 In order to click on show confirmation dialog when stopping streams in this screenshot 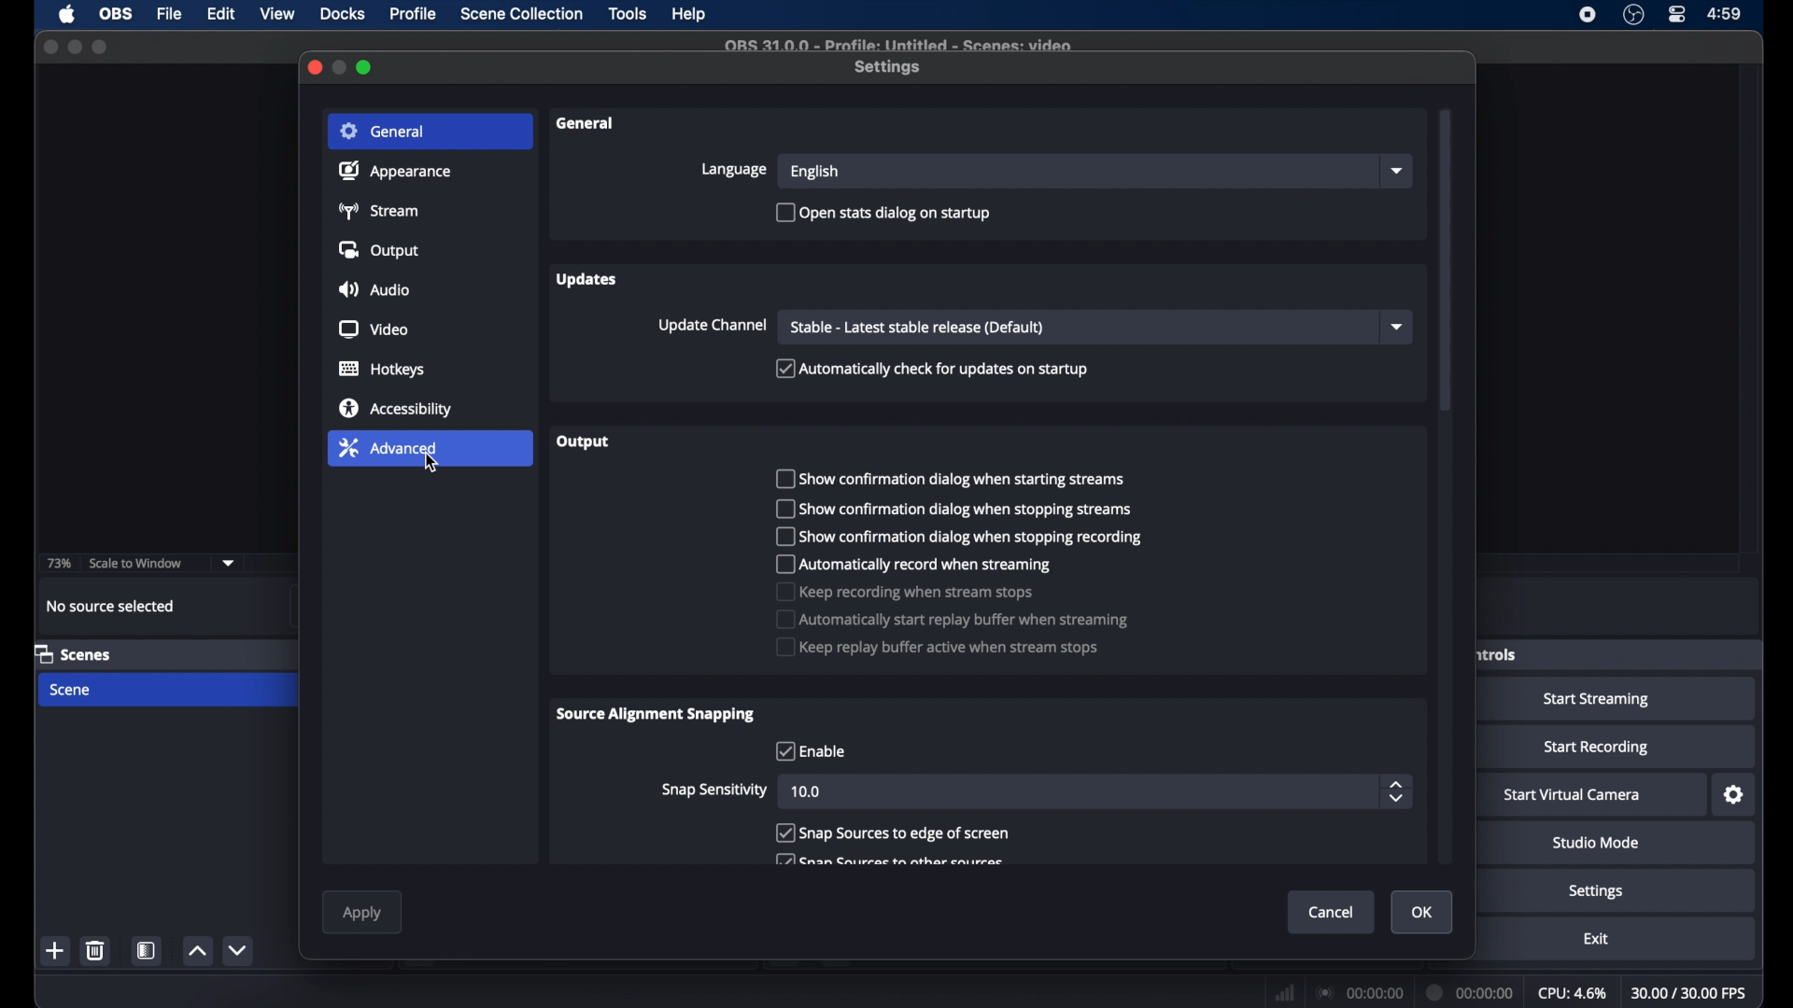, I will do `click(956, 509)`.